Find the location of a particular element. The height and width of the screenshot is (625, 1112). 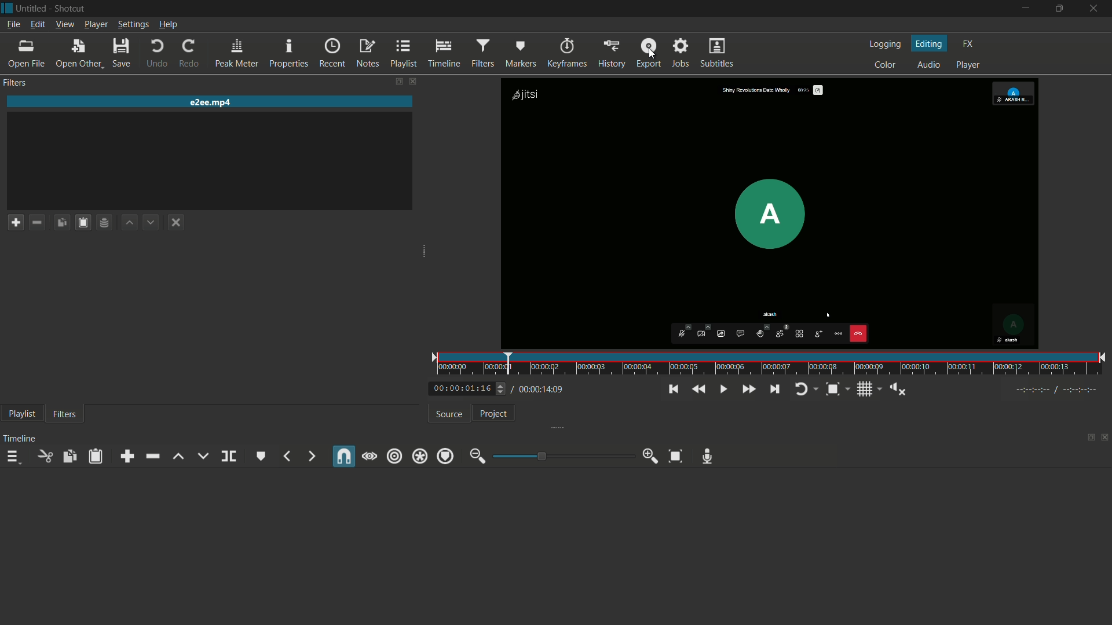

playlist is located at coordinates (403, 54).